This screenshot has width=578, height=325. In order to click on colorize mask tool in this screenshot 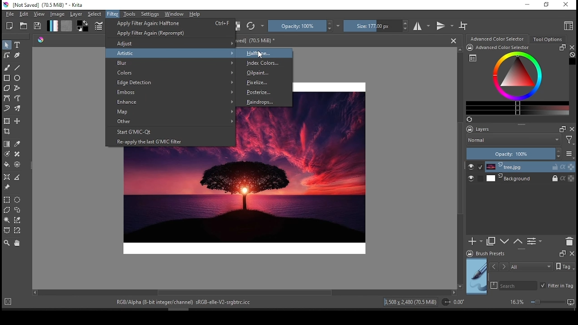, I will do `click(7, 154)`.